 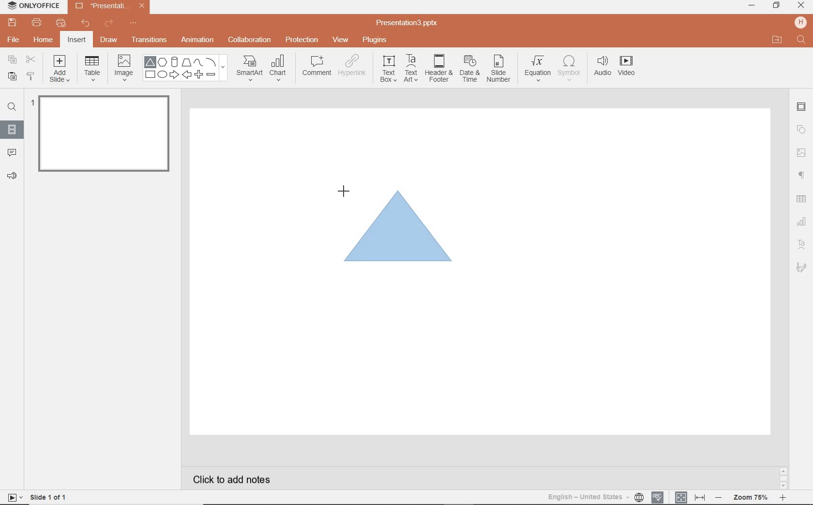 I want to click on SHAPES, so click(x=185, y=68).